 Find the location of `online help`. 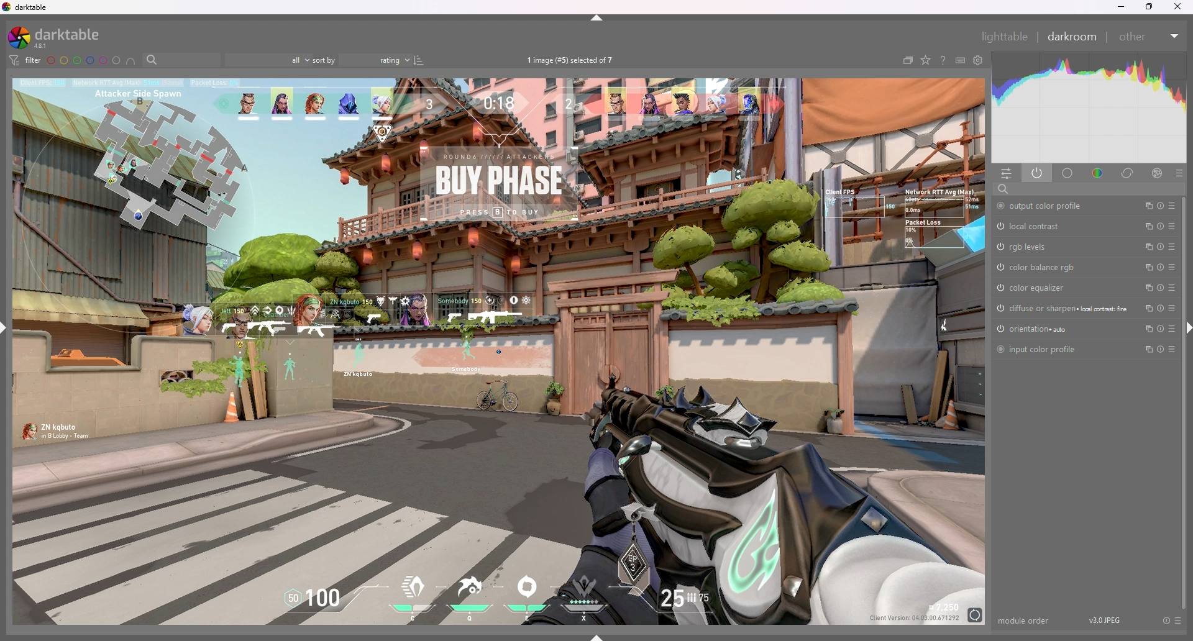

online help is located at coordinates (943, 60).